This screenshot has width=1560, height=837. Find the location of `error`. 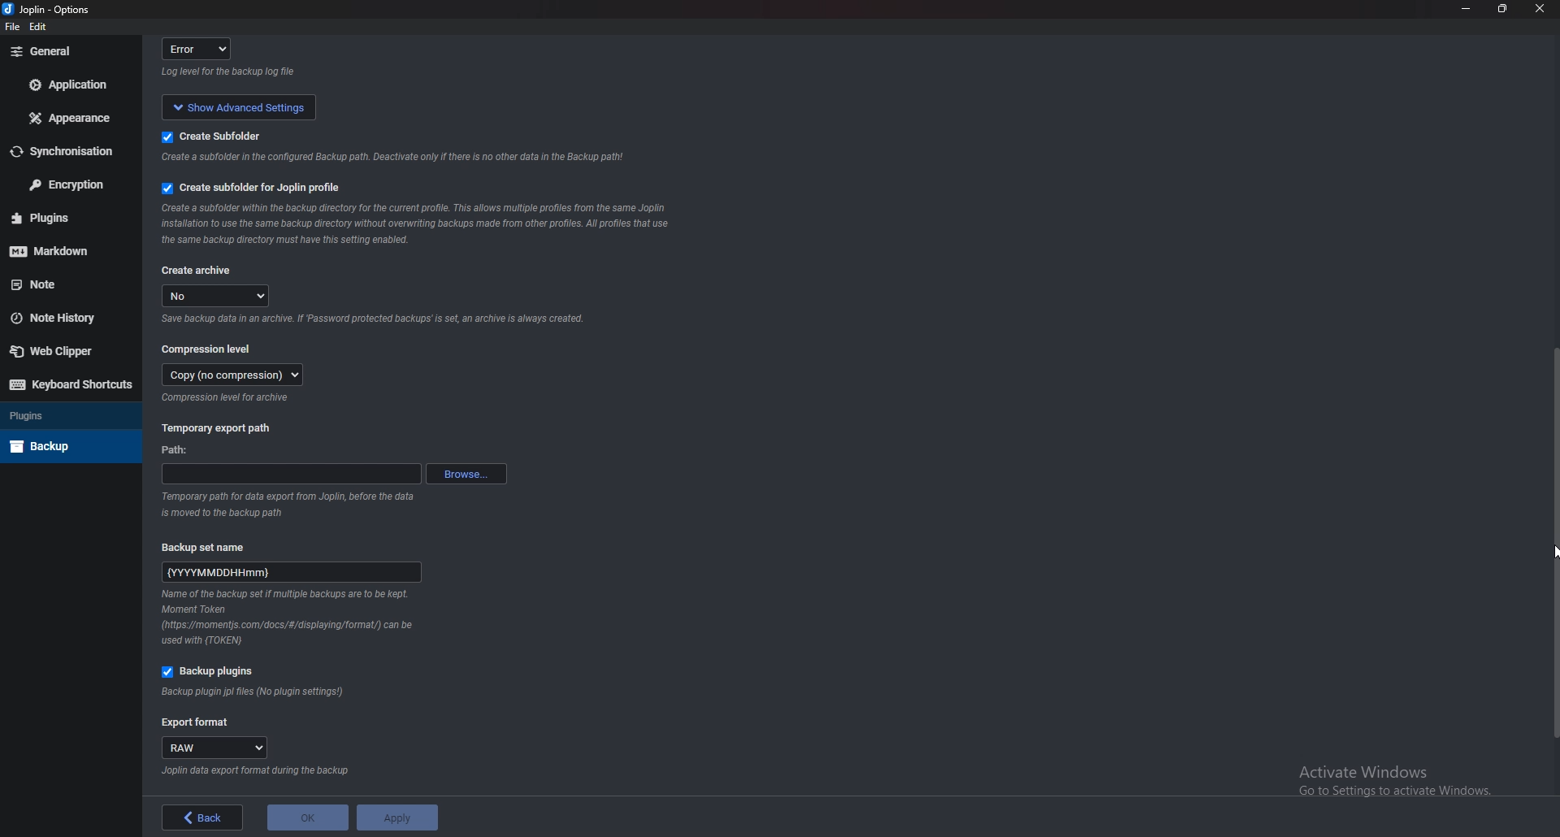

error is located at coordinates (201, 48).